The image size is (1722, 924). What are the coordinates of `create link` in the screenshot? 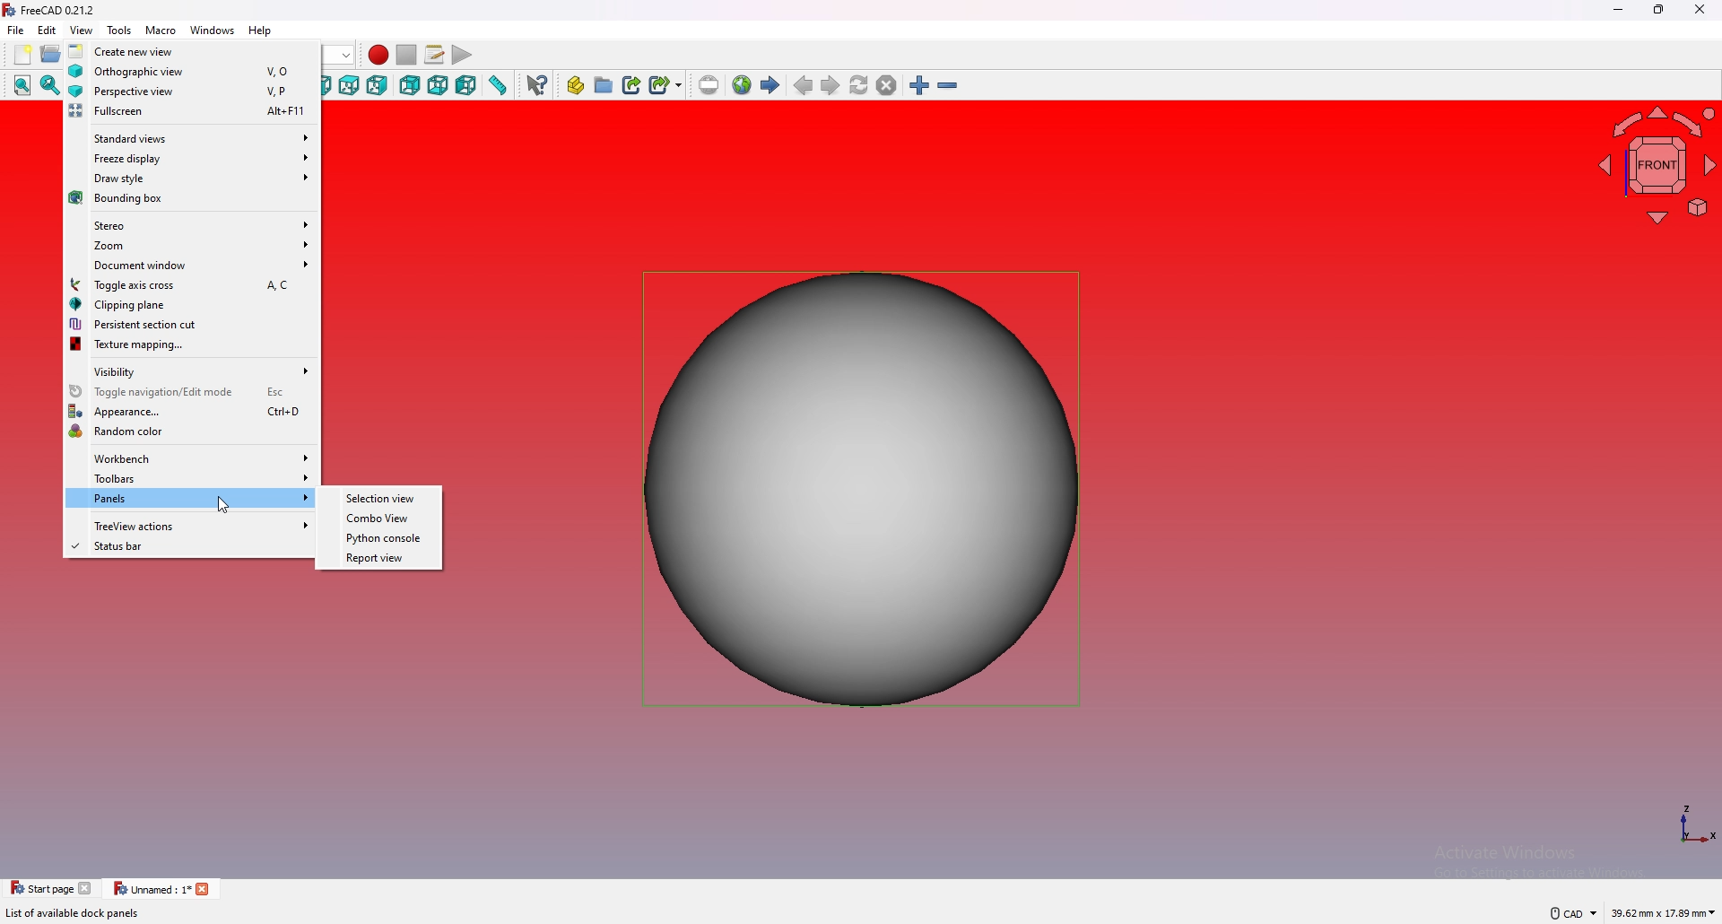 It's located at (631, 85).